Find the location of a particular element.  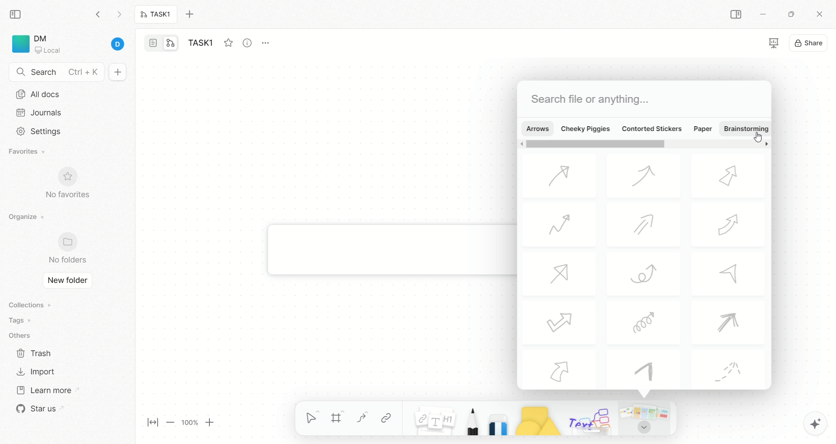

favorites is located at coordinates (228, 41).